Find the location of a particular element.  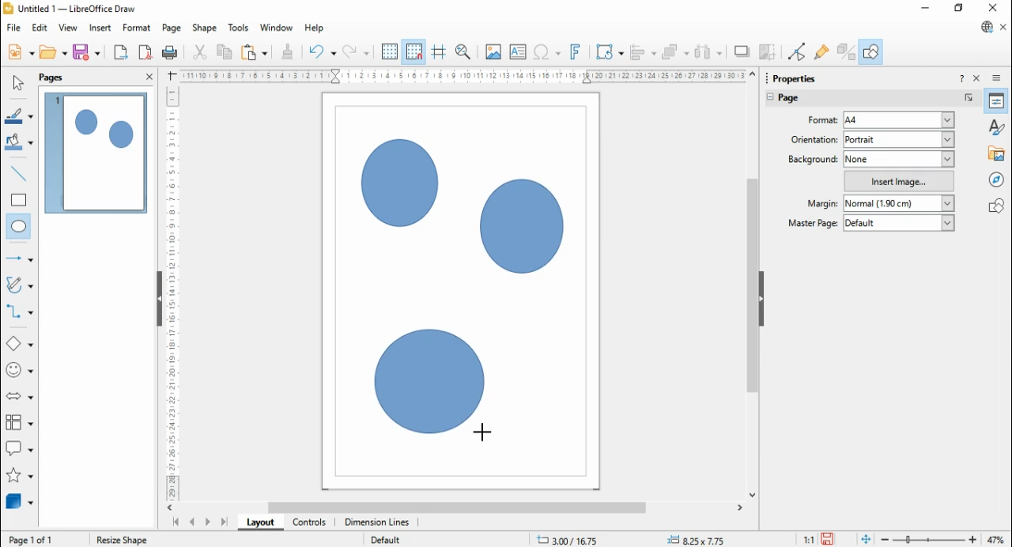

navigator is located at coordinates (999, 179).